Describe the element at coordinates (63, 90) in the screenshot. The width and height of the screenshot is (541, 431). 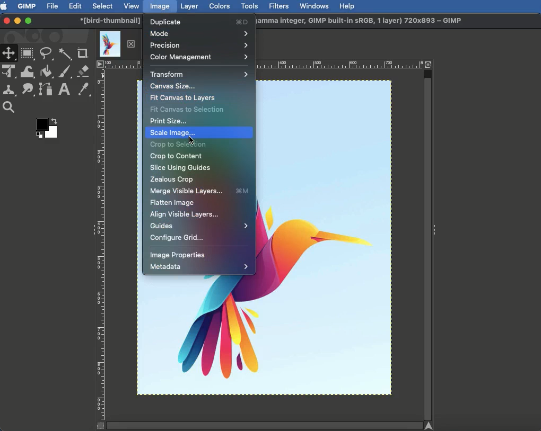
I see `Text` at that location.